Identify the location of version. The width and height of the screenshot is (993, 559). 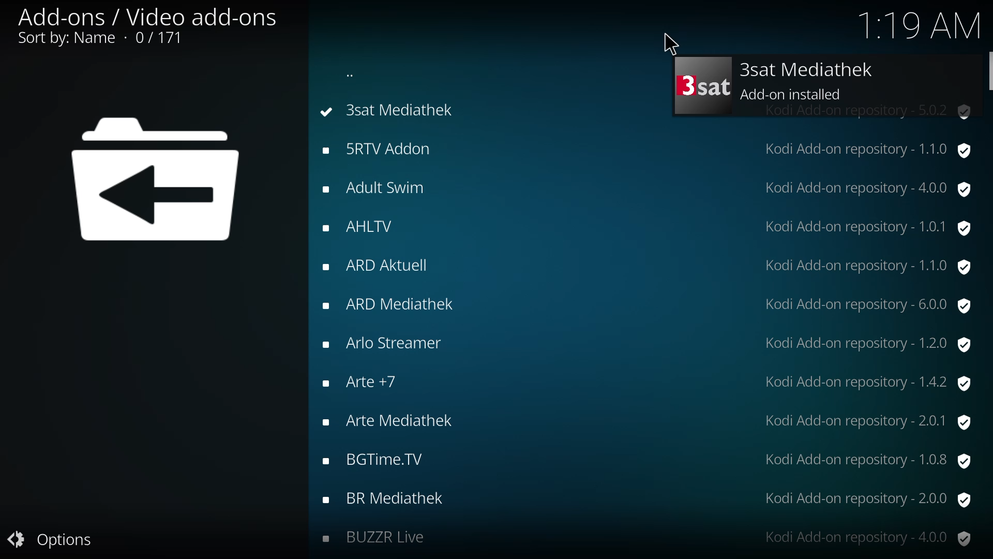
(865, 535).